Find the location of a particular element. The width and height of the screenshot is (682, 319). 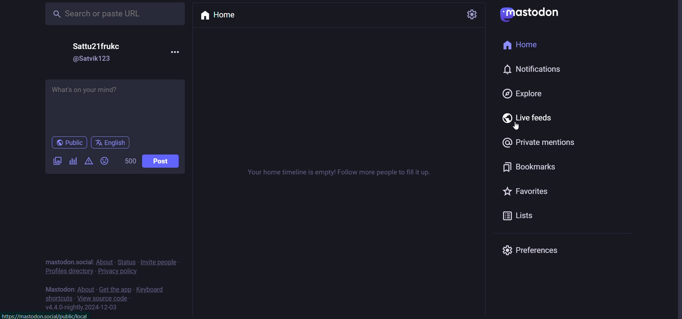

about is located at coordinates (86, 290).